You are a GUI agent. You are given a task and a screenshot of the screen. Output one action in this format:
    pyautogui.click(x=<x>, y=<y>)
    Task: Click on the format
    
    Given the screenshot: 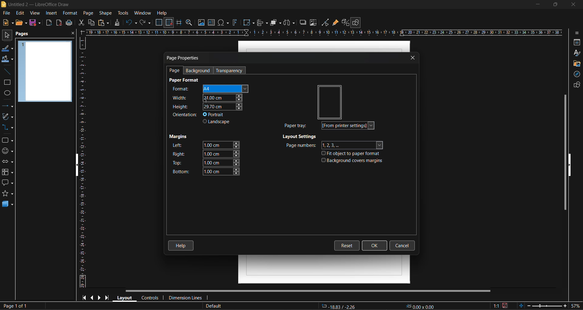 What is the action you would take?
    pyautogui.click(x=207, y=88)
    